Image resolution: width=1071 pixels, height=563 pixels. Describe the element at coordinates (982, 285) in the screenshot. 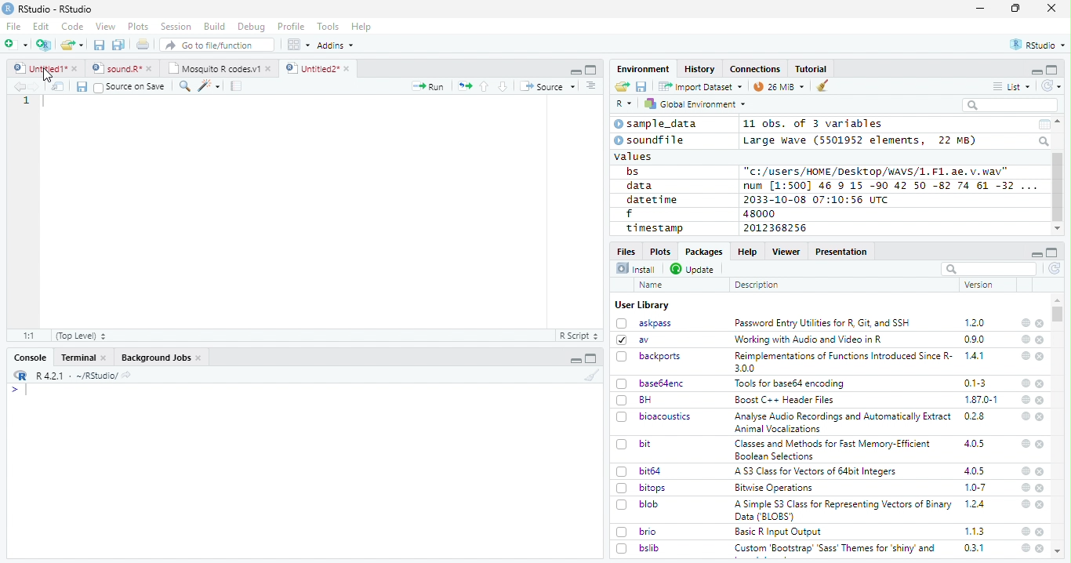

I see `Version` at that location.